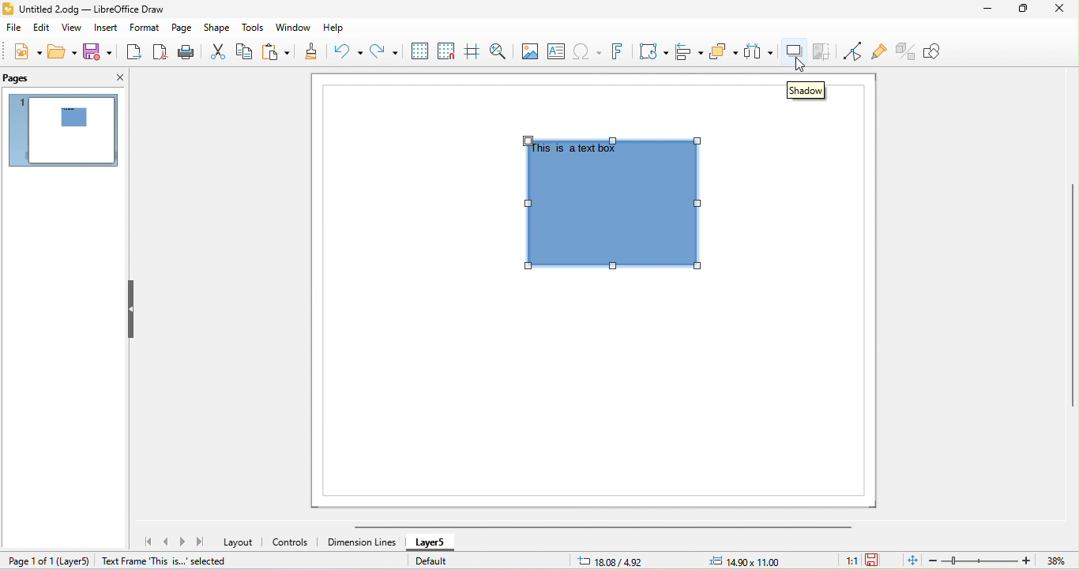 The width and height of the screenshot is (1079, 570). What do you see at coordinates (254, 28) in the screenshot?
I see `tools` at bounding box center [254, 28].